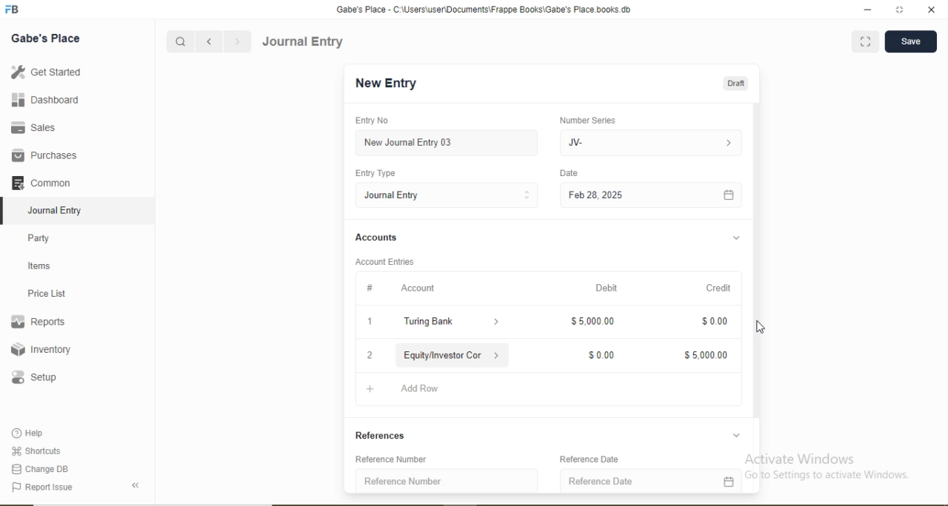  Describe the element at coordinates (46, 294) in the screenshot. I see `Price List` at that location.